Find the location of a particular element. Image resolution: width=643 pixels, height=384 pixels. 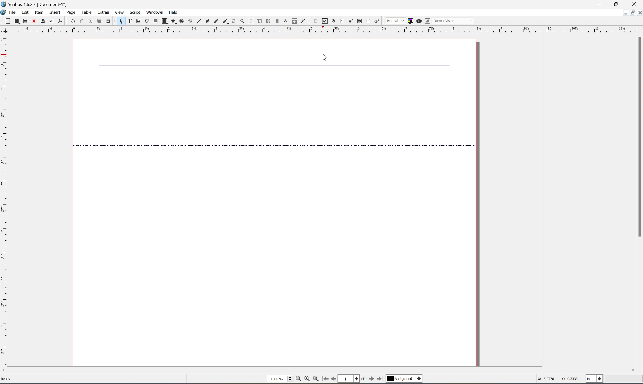

page is located at coordinates (68, 12).